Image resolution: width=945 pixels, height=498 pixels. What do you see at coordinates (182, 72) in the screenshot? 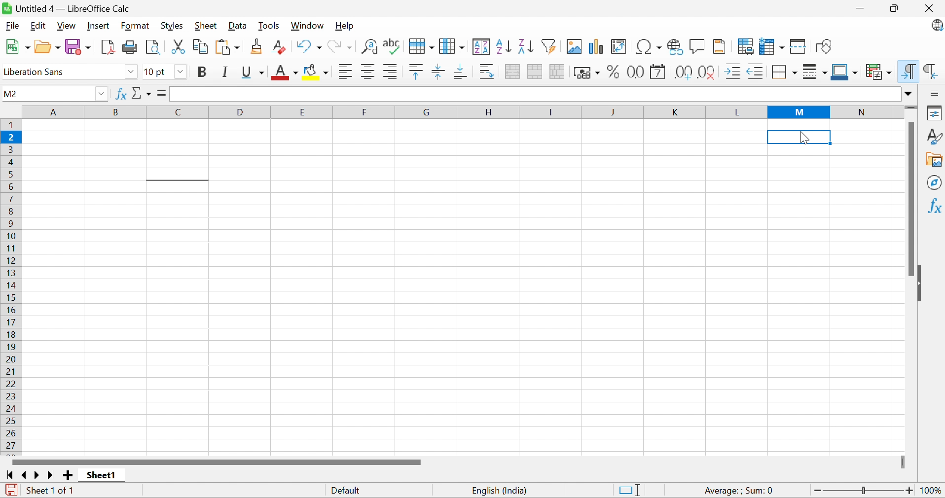
I see `Drop down` at bounding box center [182, 72].